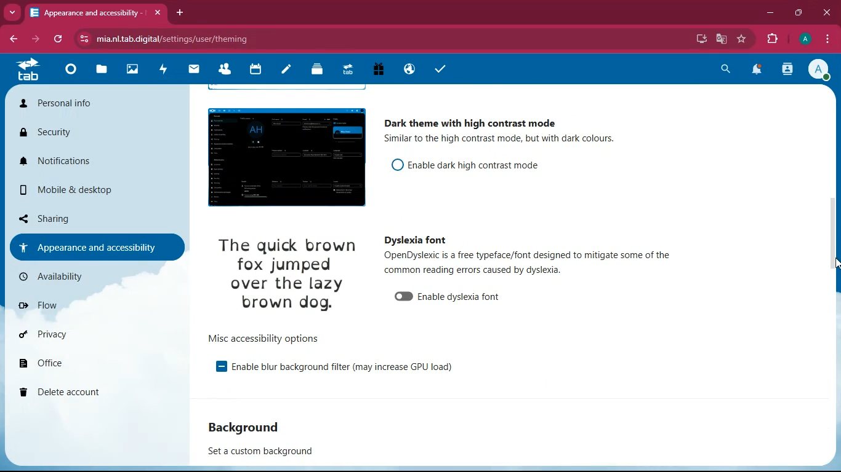  What do you see at coordinates (393, 165) in the screenshot?
I see `off` at bounding box center [393, 165].